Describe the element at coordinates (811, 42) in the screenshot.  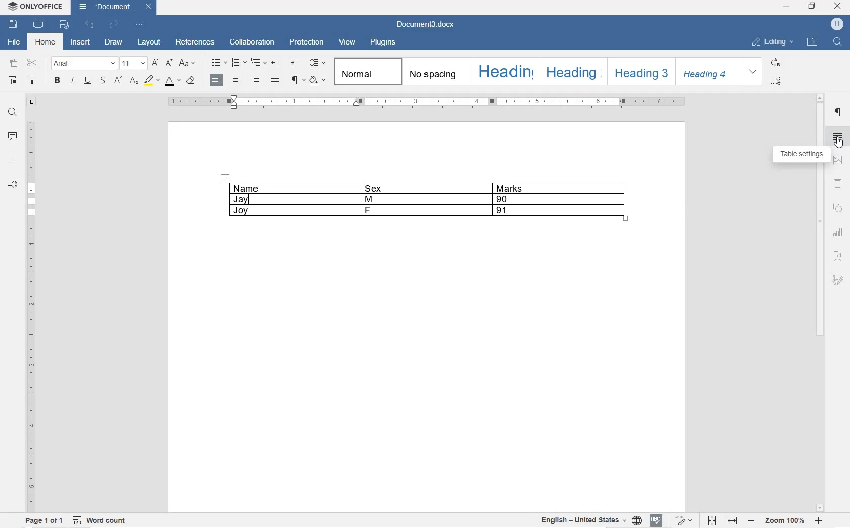
I see `OPEN FILE LOCATION` at that location.